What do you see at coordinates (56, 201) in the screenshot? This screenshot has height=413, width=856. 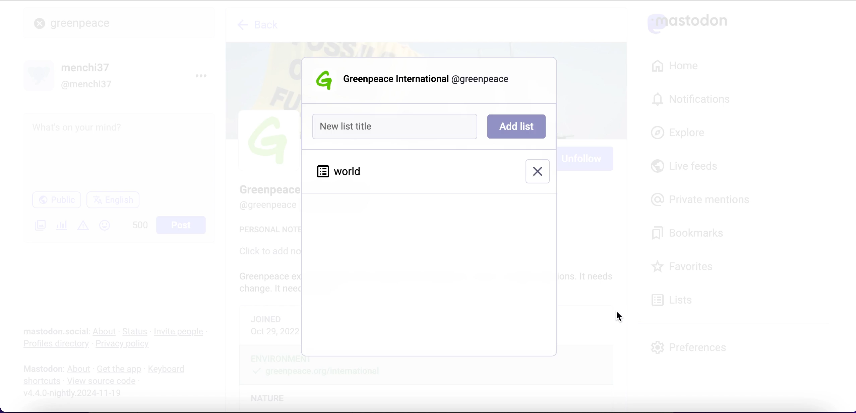 I see `public` at bounding box center [56, 201].